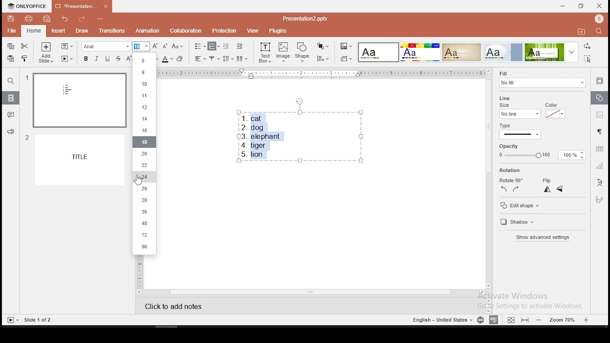  What do you see at coordinates (516, 222) in the screenshot?
I see `shadow` at bounding box center [516, 222].